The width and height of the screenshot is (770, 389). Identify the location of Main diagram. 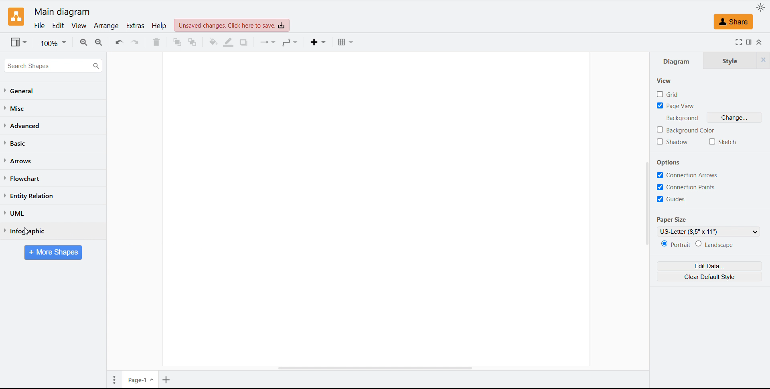
(62, 12).